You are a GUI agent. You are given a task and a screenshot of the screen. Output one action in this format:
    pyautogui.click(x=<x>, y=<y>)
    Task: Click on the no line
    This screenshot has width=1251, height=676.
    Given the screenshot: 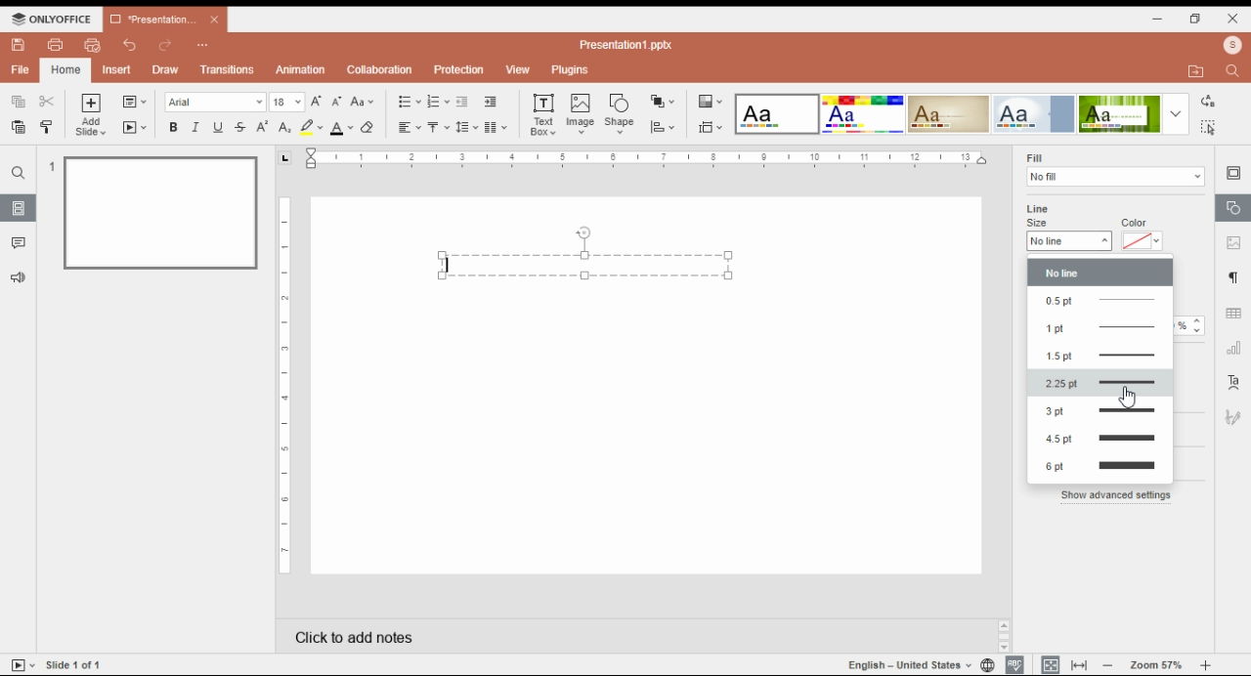 What is the action you would take?
    pyautogui.click(x=1100, y=274)
    